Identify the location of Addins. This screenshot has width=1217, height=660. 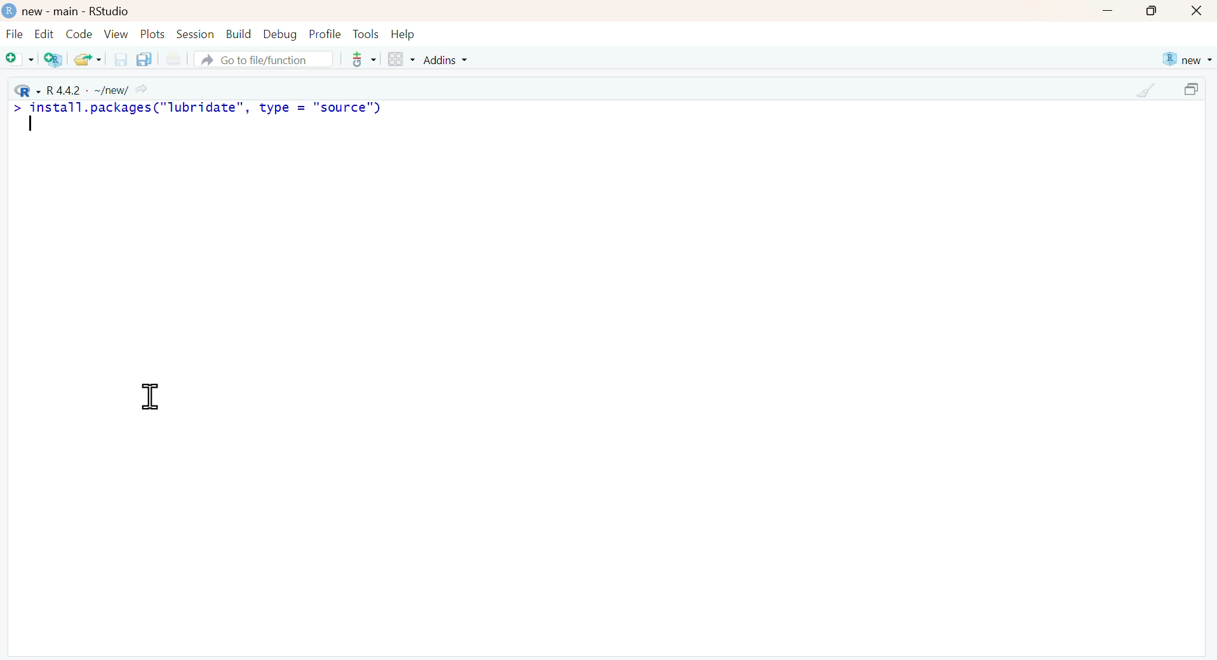
(448, 60).